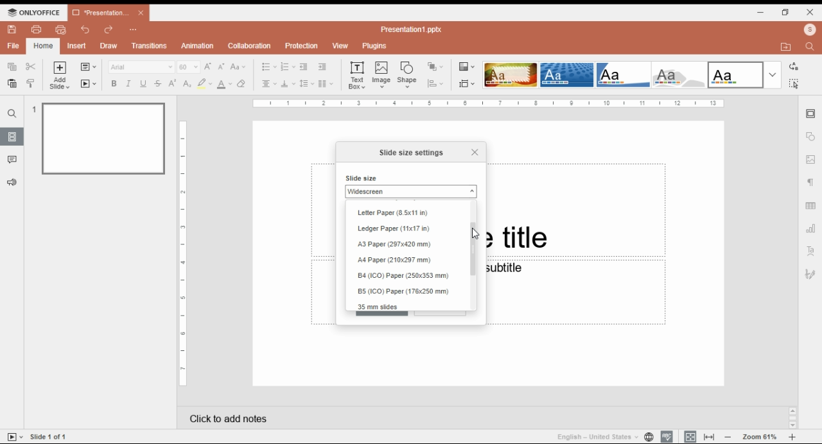 Image resolution: width=822 pixels, height=444 pixels. What do you see at coordinates (12, 136) in the screenshot?
I see `slides` at bounding box center [12, 136].